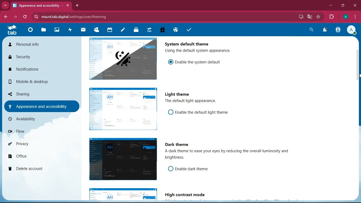 Image resolution: width=361 pixels, height=203 pixels. What do you see at coordinates (175, 30) in the screenshot?
I see `public` at bounding box center [175, 30].